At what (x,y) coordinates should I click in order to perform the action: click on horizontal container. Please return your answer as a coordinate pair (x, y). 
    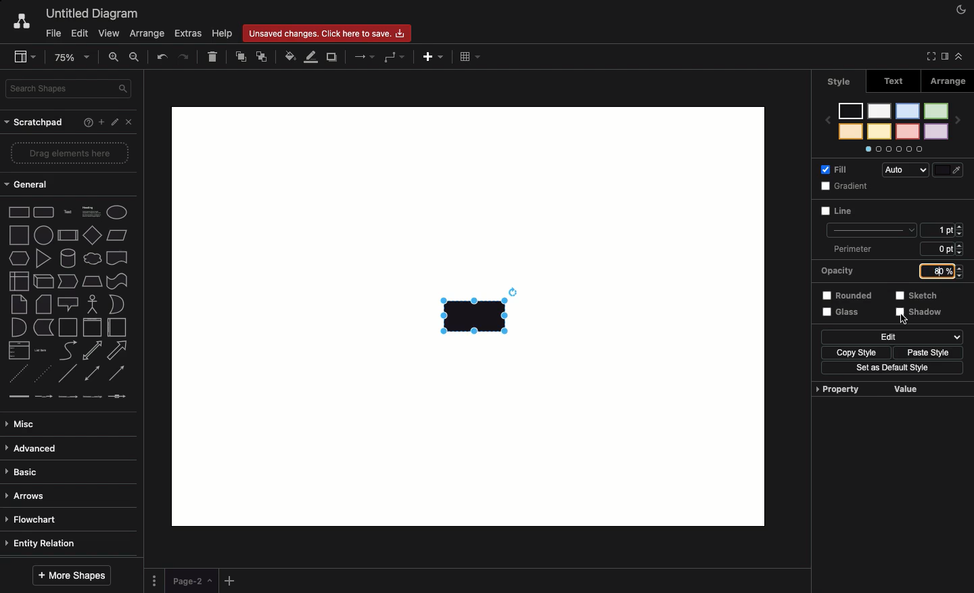
    Looking at the image, I should click on (120, 328).